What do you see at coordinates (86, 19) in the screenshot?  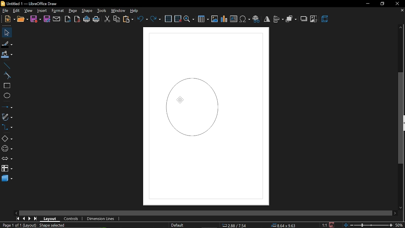 I see `print directly` at bounding box center [86, 19].